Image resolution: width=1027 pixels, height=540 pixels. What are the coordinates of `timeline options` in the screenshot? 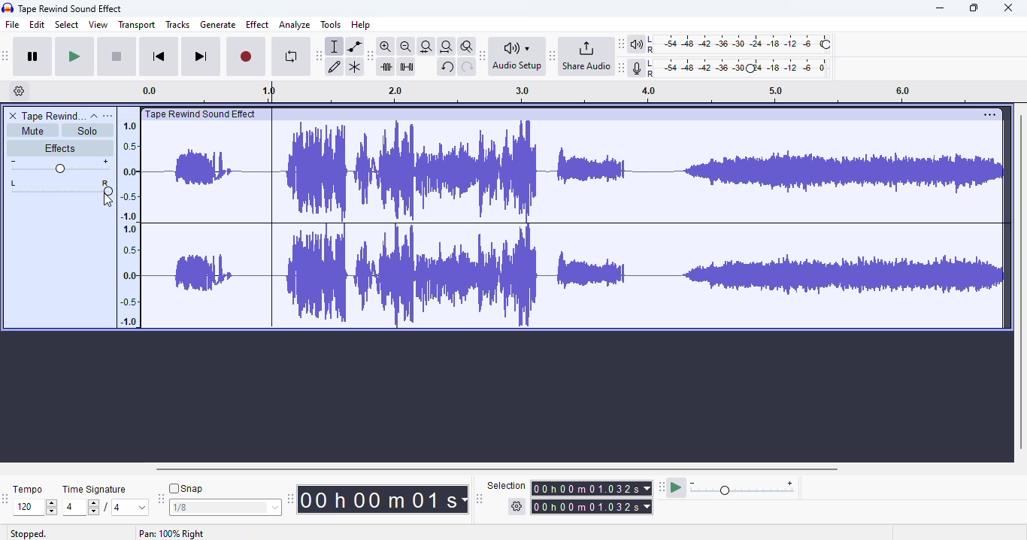 It's located at (20, 90).